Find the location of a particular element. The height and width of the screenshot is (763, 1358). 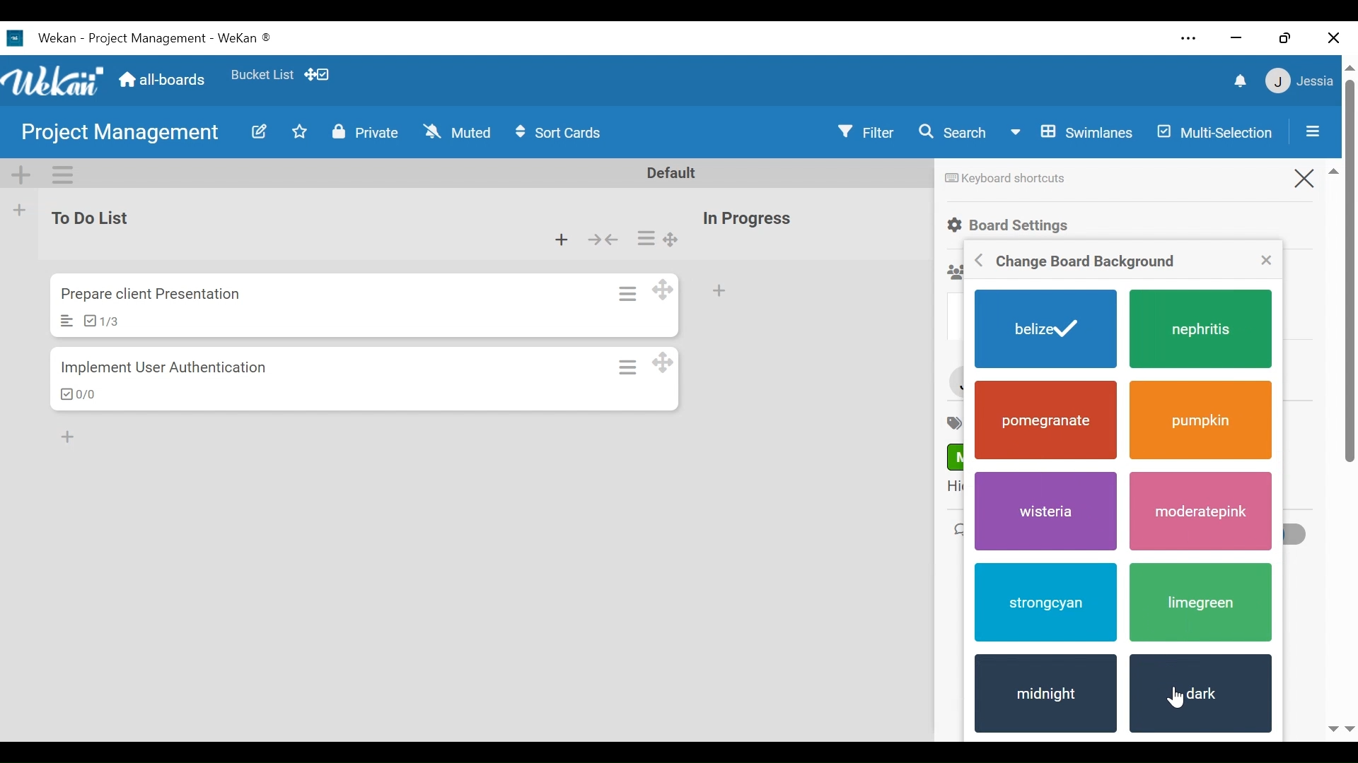

moderate pink is located at coordinates (1202, 511).